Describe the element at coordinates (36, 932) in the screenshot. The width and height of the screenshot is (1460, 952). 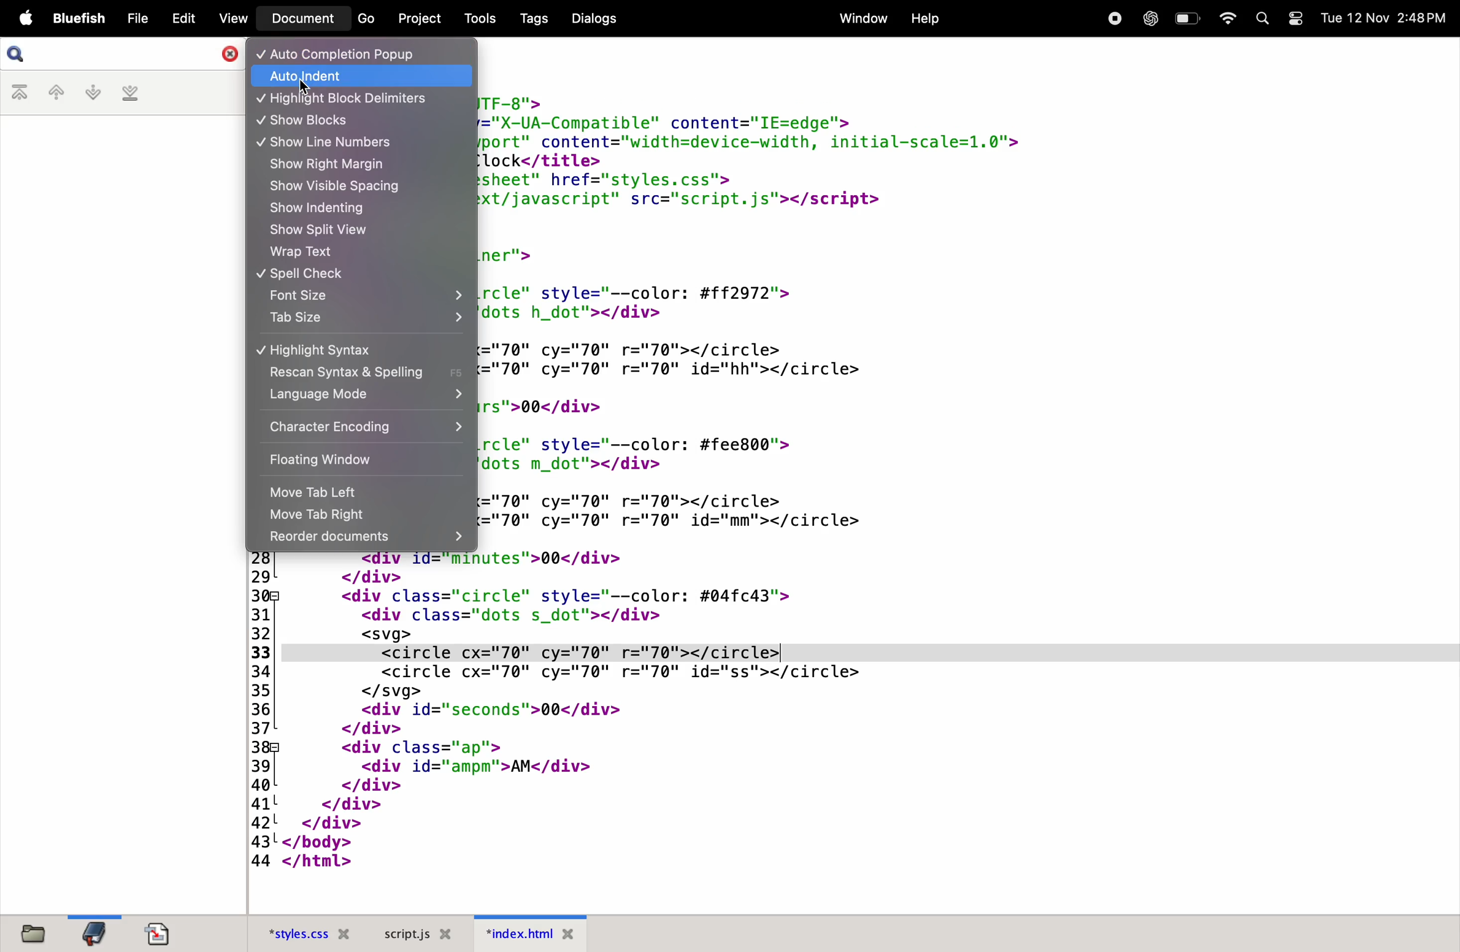
I see `files` at that location.